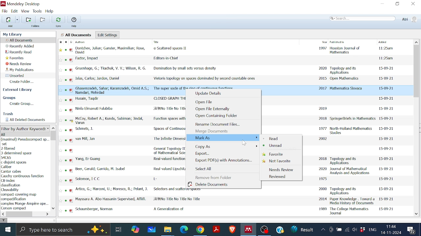 The image size is (421, 236). Describe the element at coordinates (136, 229) in the screenshot. I see `Copilot` at that location.